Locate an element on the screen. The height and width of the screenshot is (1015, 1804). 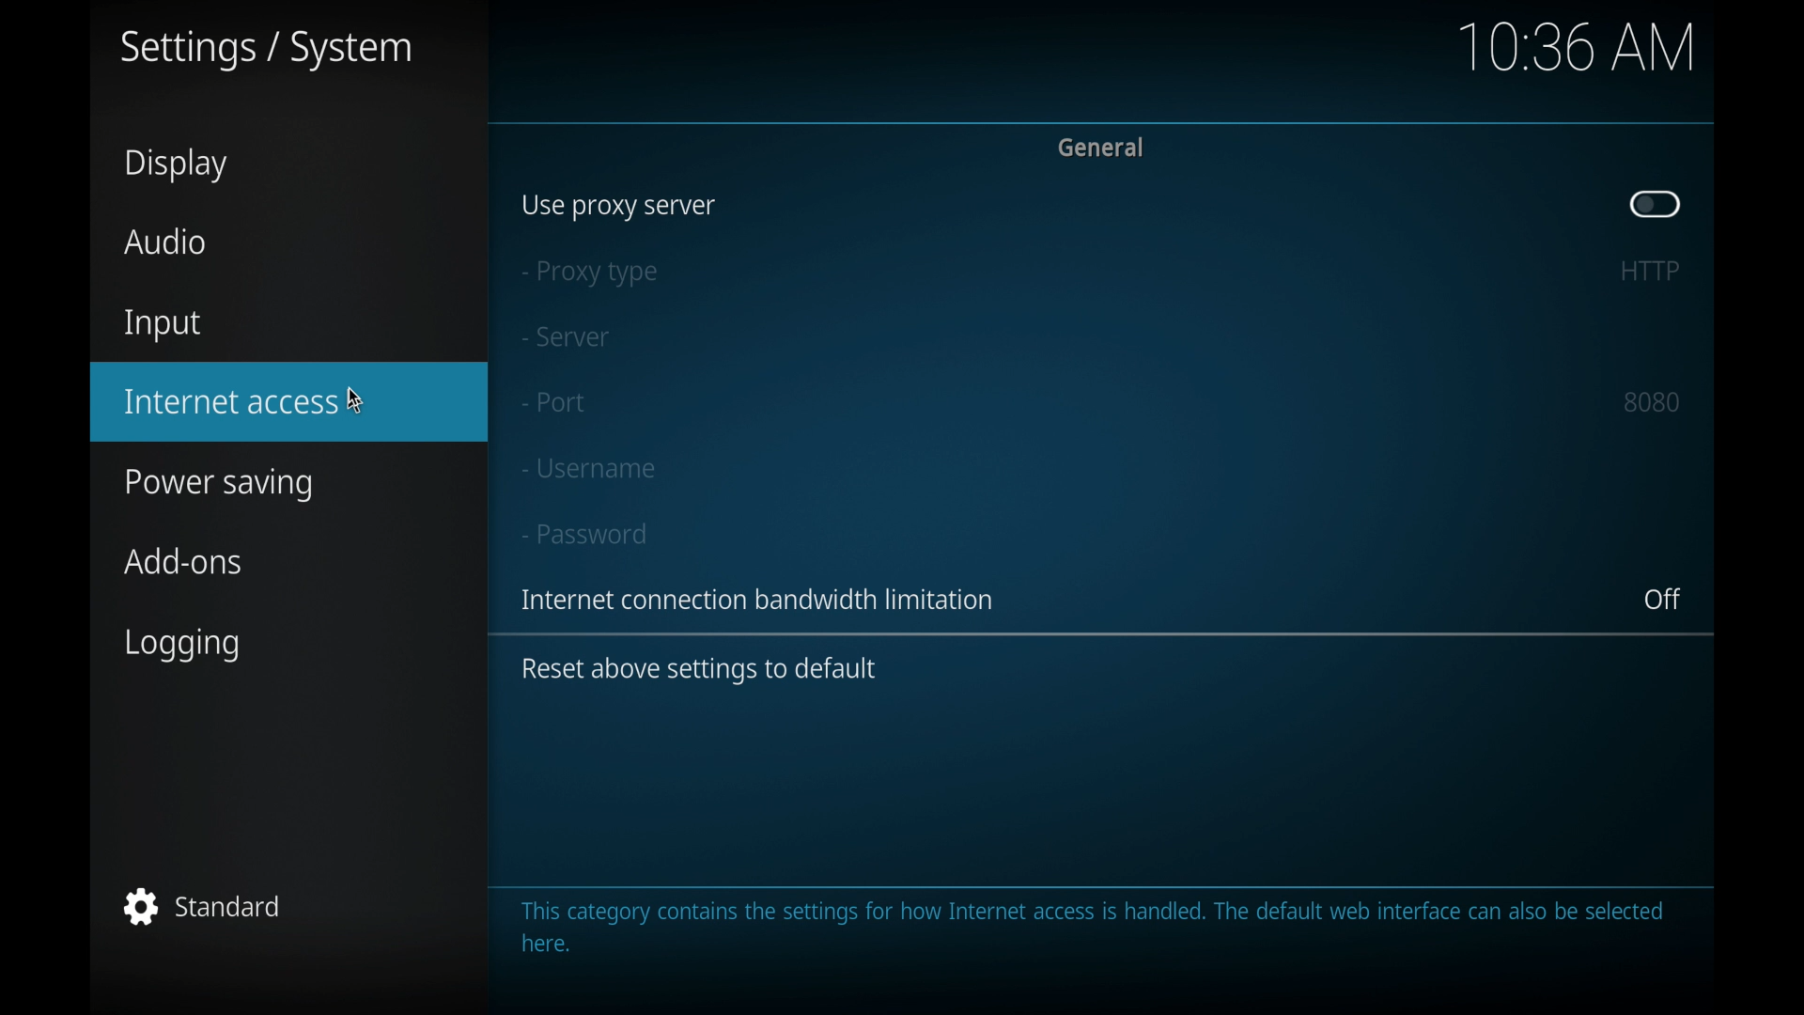
This category contains the settings for how Internet access is handled. The default web interface can also be selected here. is located at coordinates (1106, 929).